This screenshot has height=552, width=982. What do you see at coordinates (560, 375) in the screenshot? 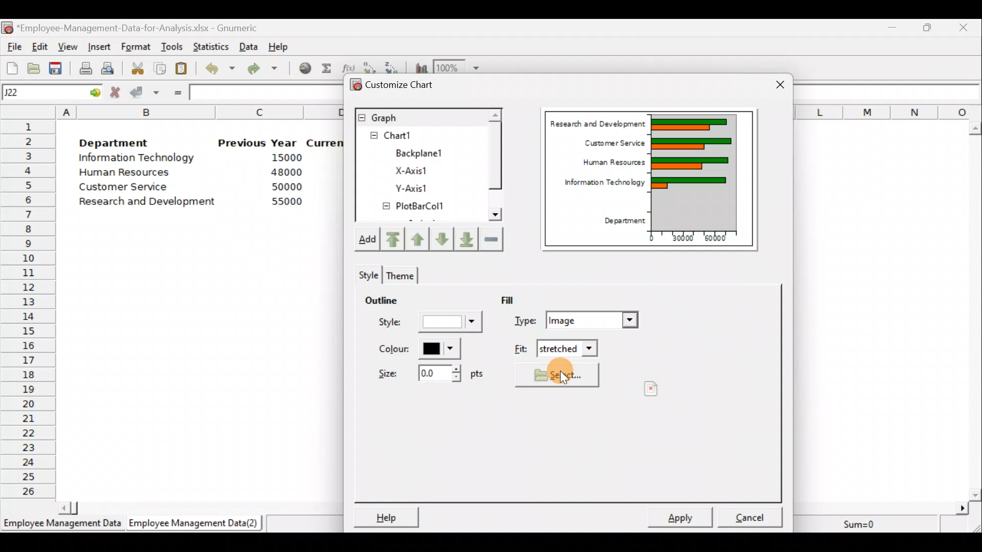
I see `Select` at bounding box center [560, 375].